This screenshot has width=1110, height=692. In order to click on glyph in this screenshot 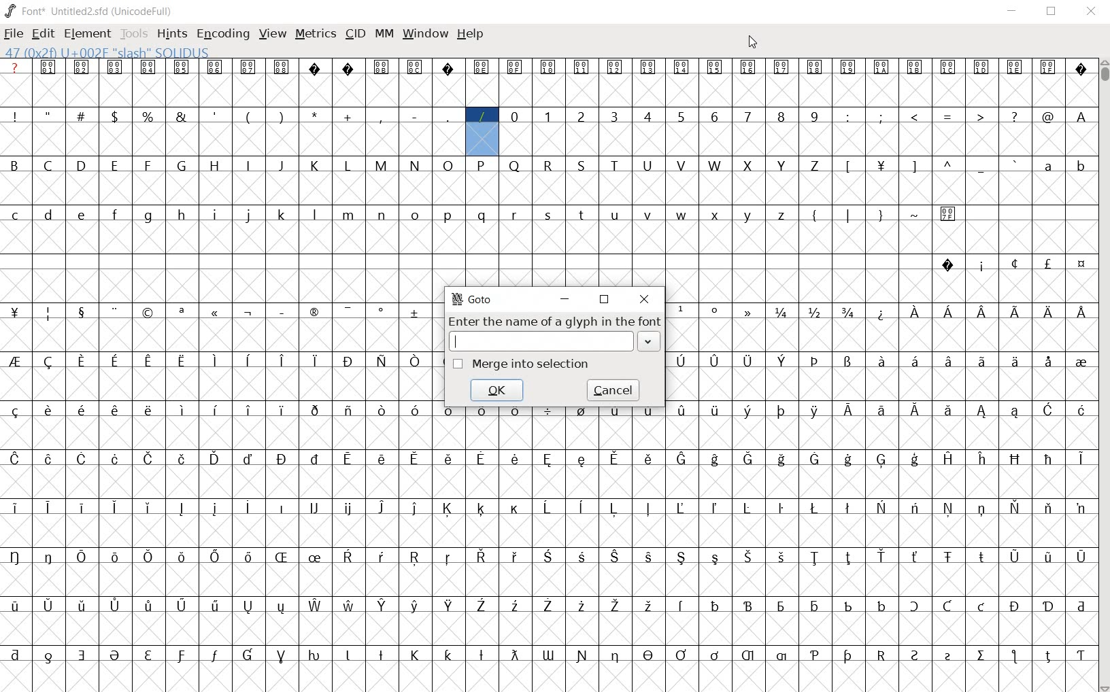, I will do `click(949, 458)`.